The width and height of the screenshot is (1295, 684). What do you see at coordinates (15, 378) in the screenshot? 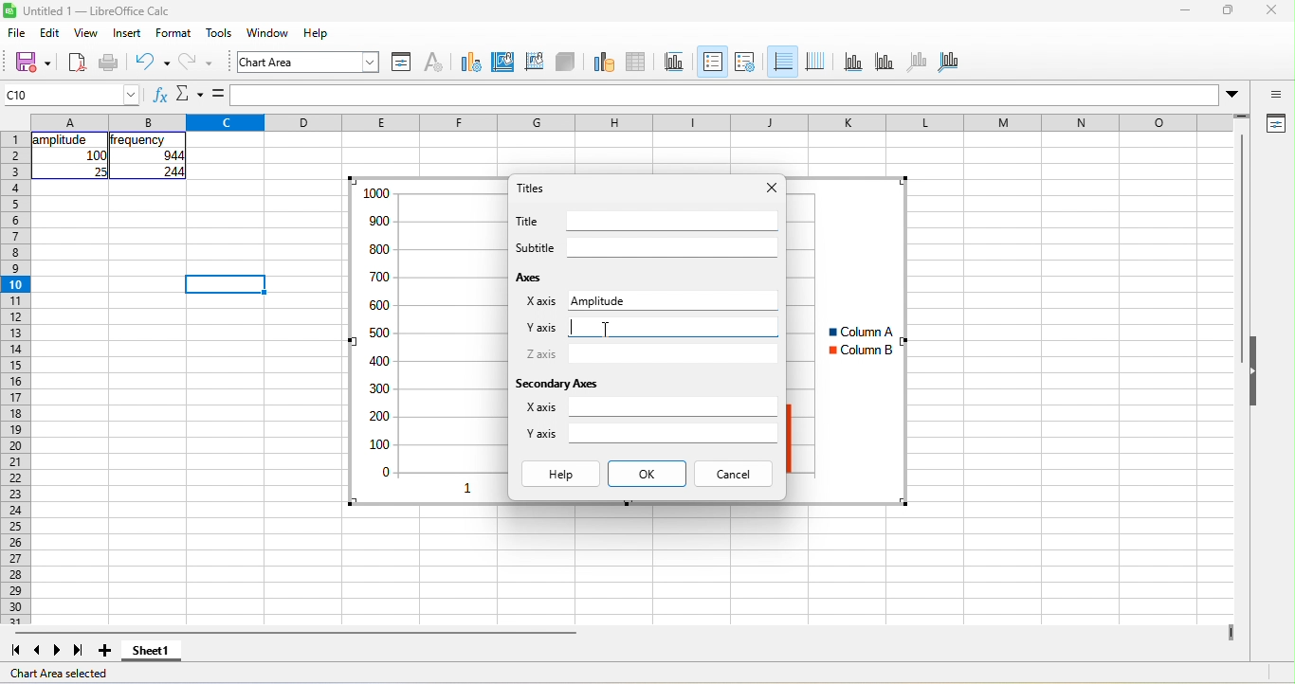
I see `rows` at bounding box center [15, 378].